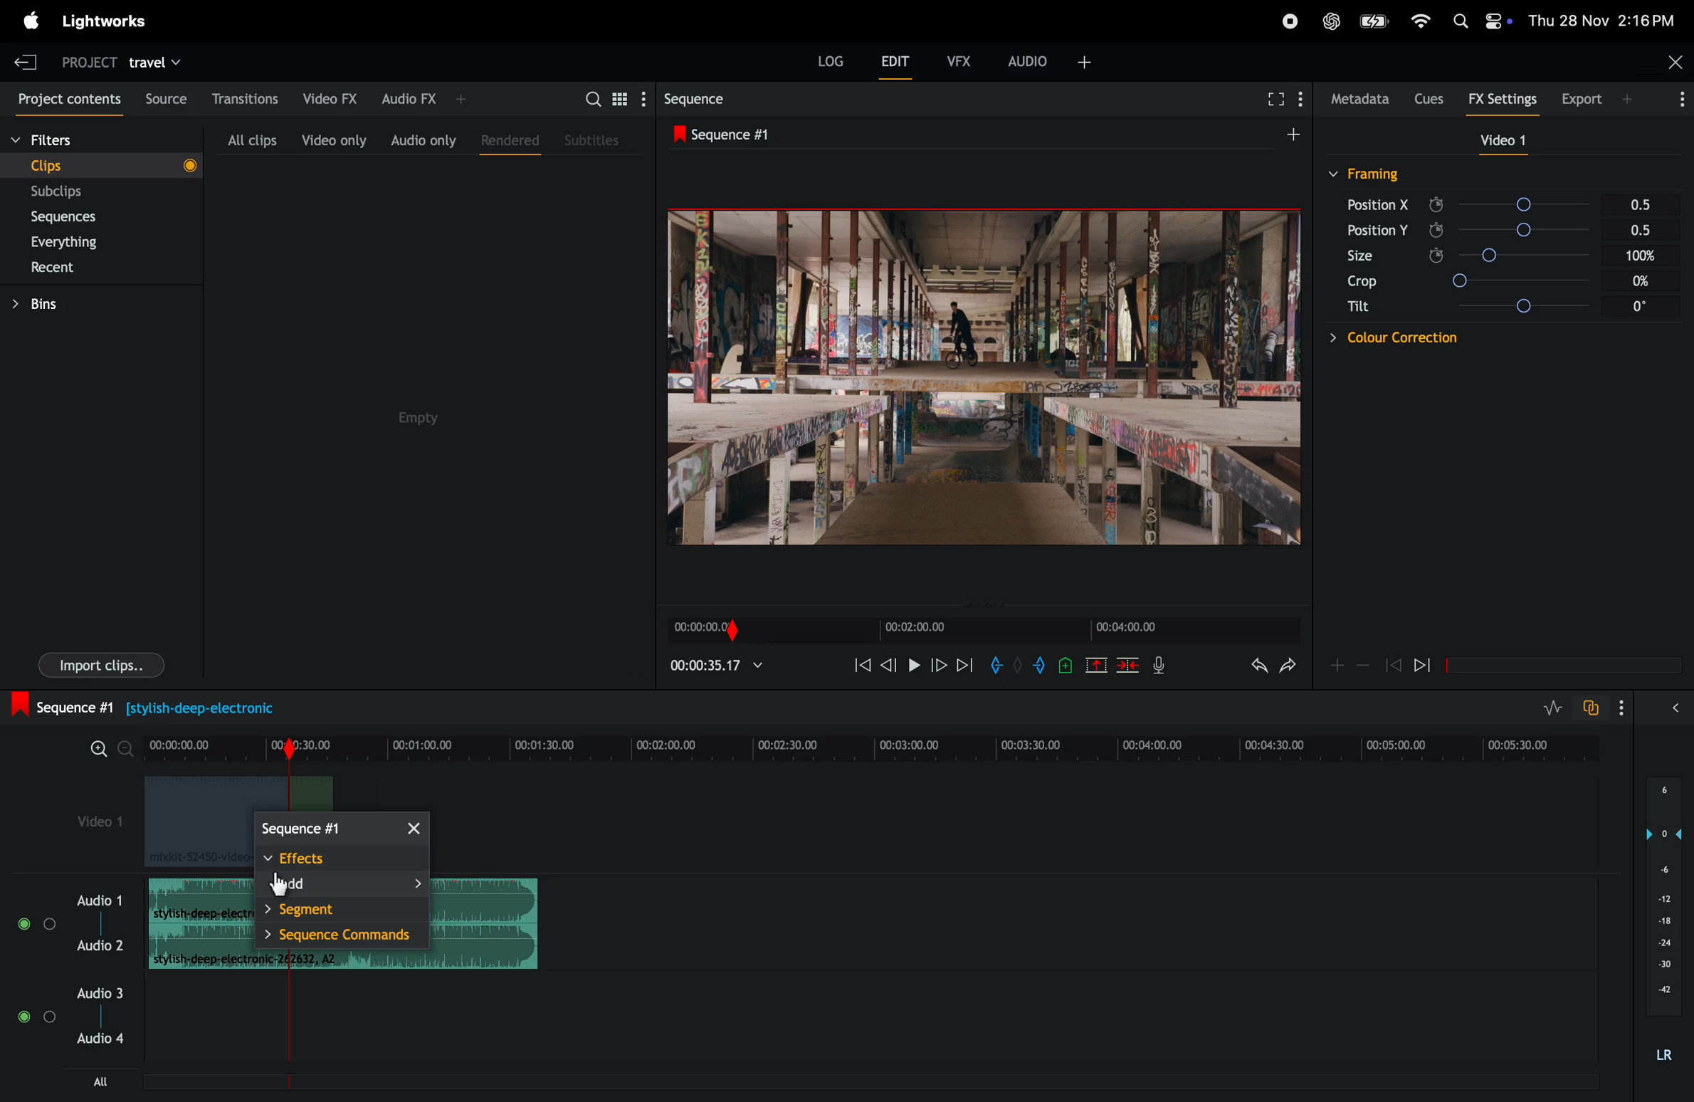 The height and width of the screenshot is (1102, 1694). I want to click on export, so click(1592, 98).